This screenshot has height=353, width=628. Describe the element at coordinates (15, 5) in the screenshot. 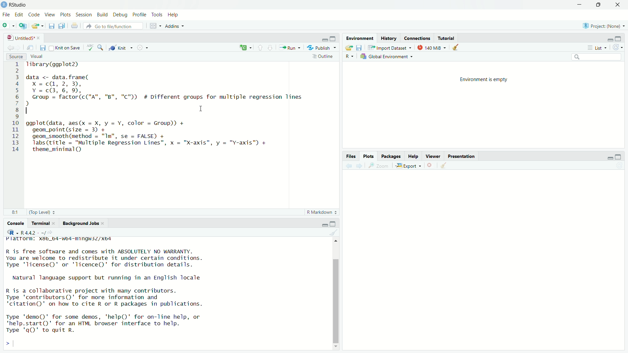

I see `RStudio` at that location.